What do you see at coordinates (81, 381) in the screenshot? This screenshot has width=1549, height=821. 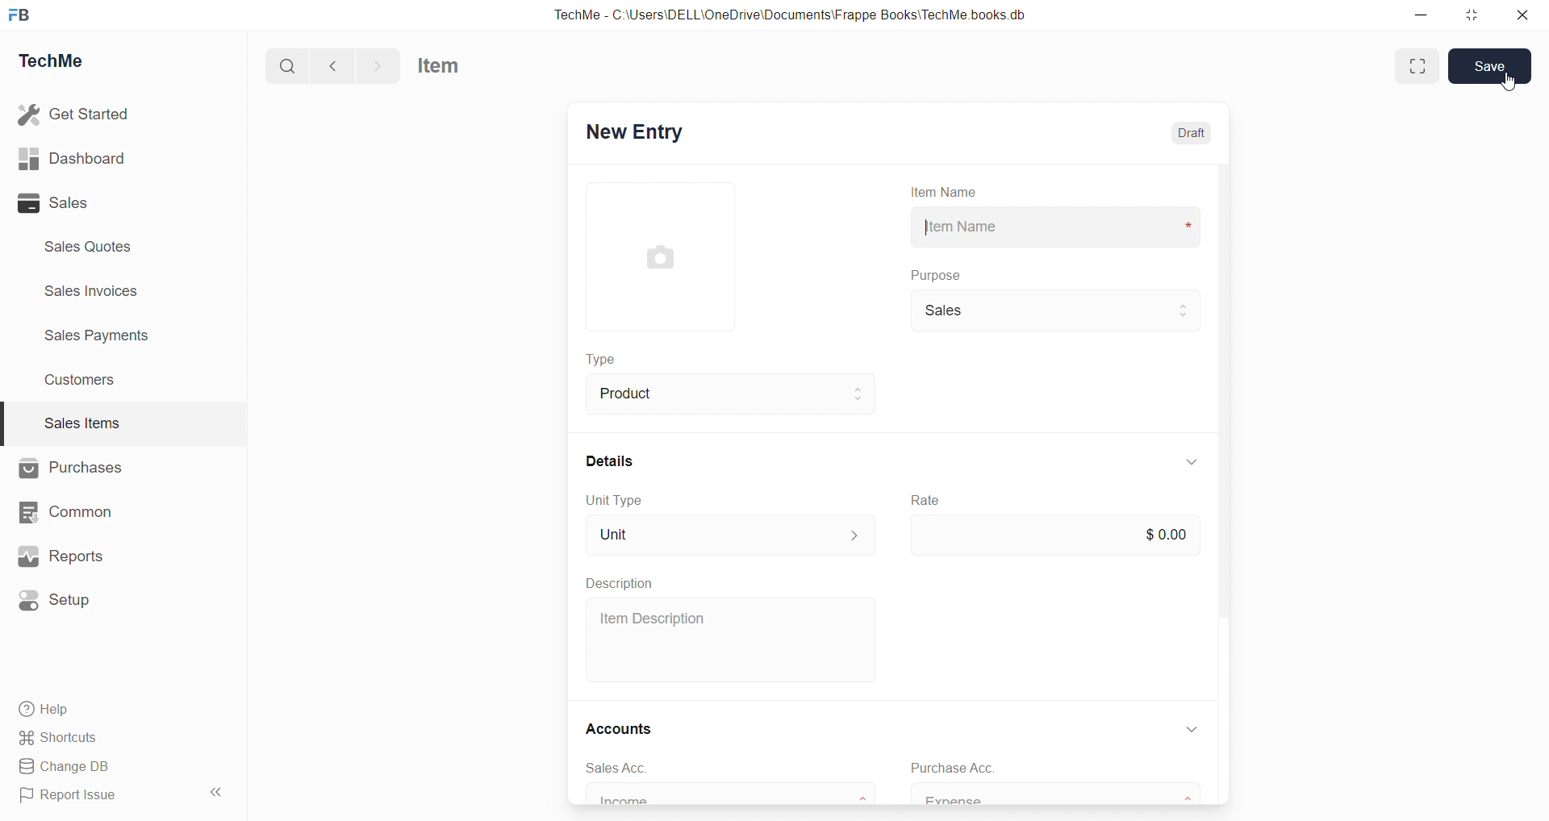 I see `Customers` at bounding box center [81, 381].